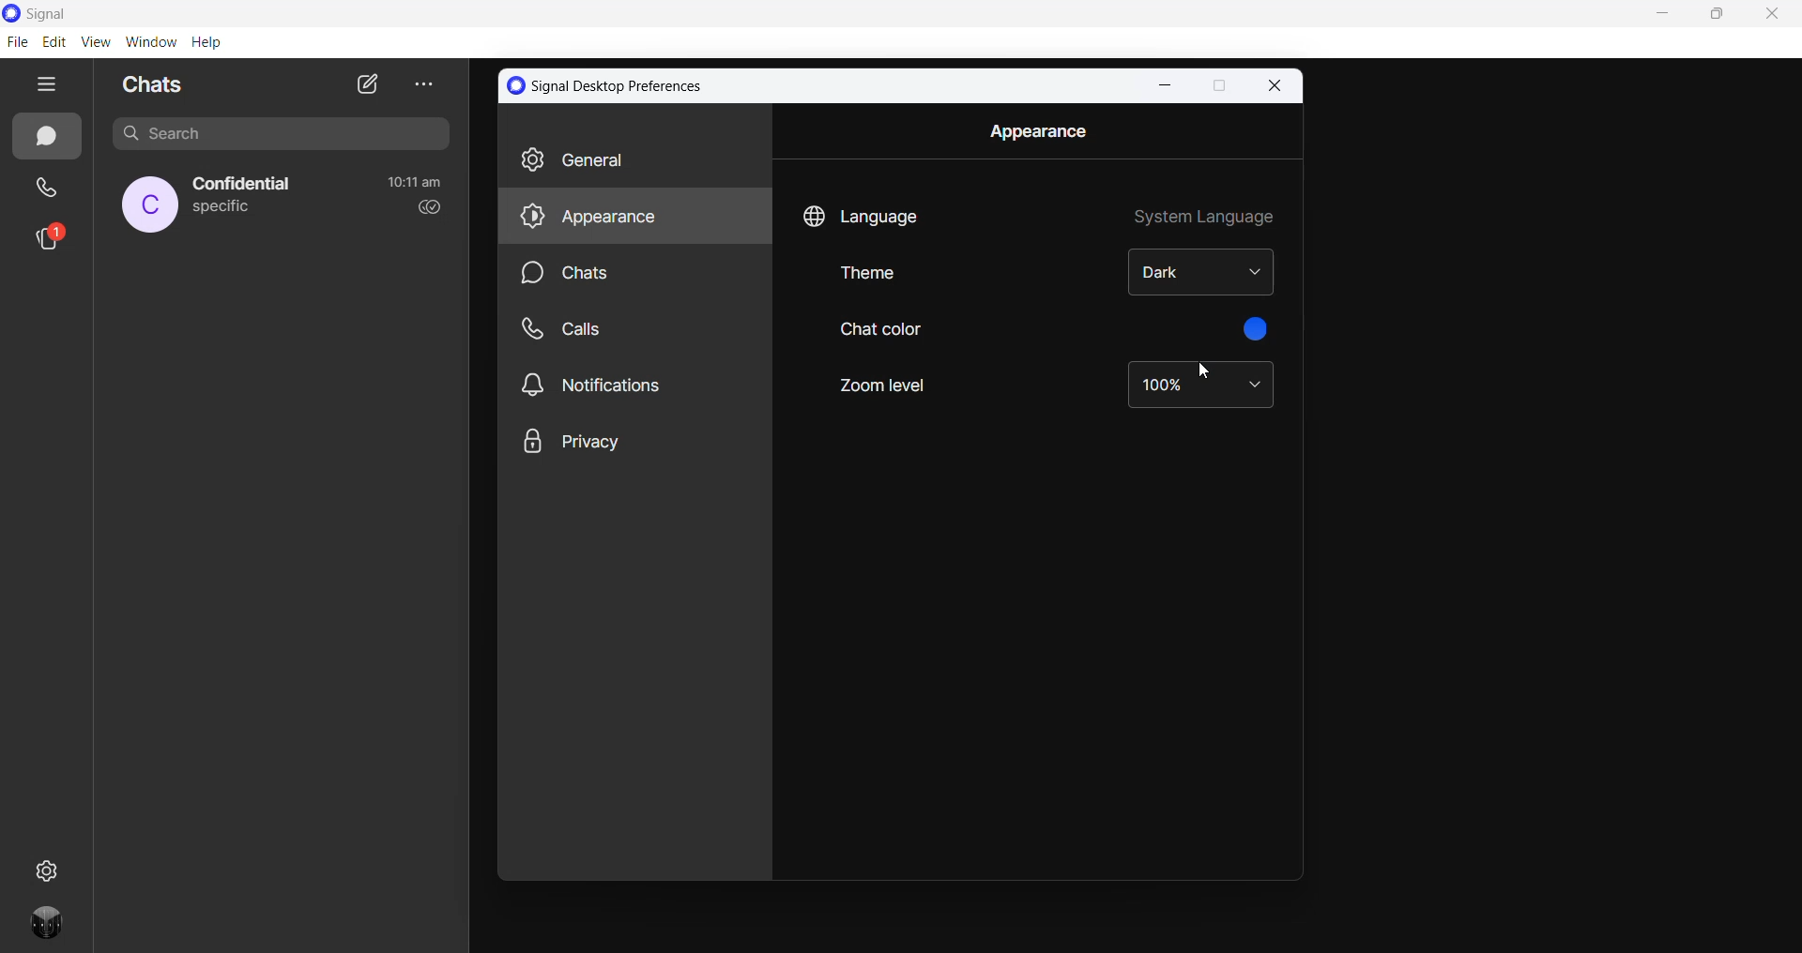 The height and width of the screenshot is (953, 1802). I want to click on chat color options, so click(1260, 331).